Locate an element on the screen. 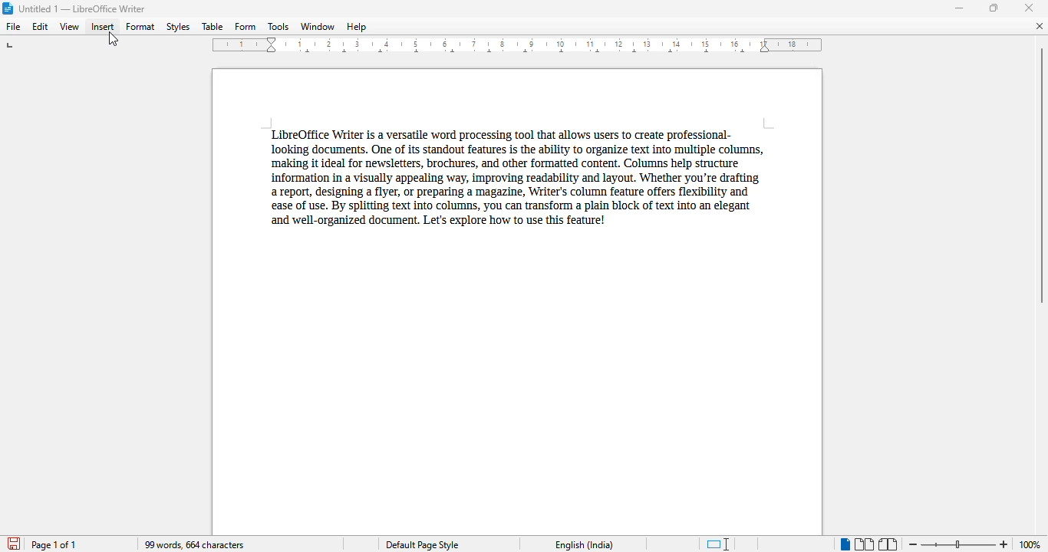  page 1 of 1 is located at coordinates (54, 544).